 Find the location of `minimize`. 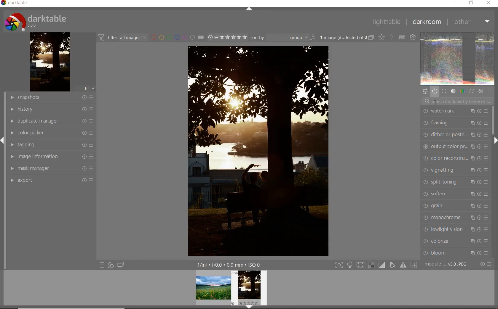

minimize is located at coordinates (453, 2).